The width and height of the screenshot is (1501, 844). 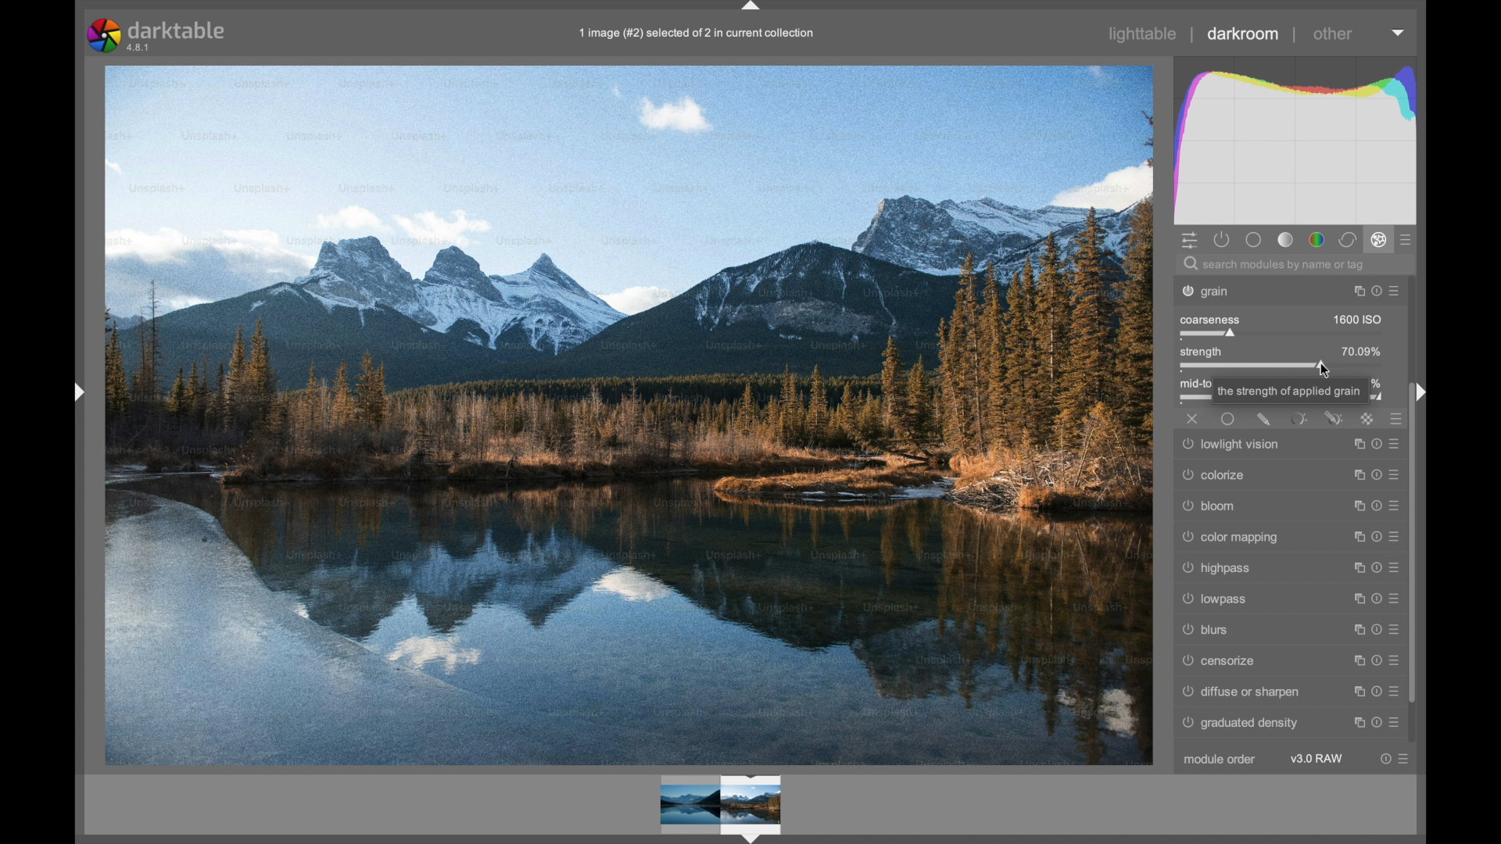 What do you see at coordinates (1238, 693) in the screenshot?
I see `diffuse or sharpen` at bounding box center [1238, 693].